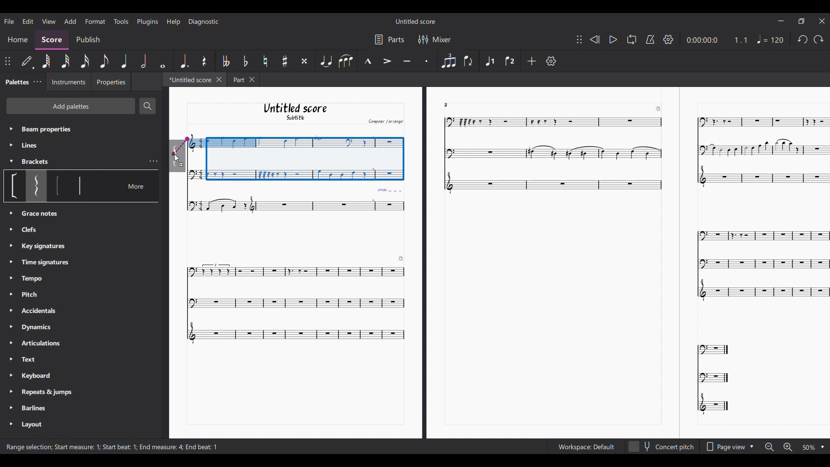 This screenshot has height=467, width=830. I want to click on Undo, so click(818, 41).